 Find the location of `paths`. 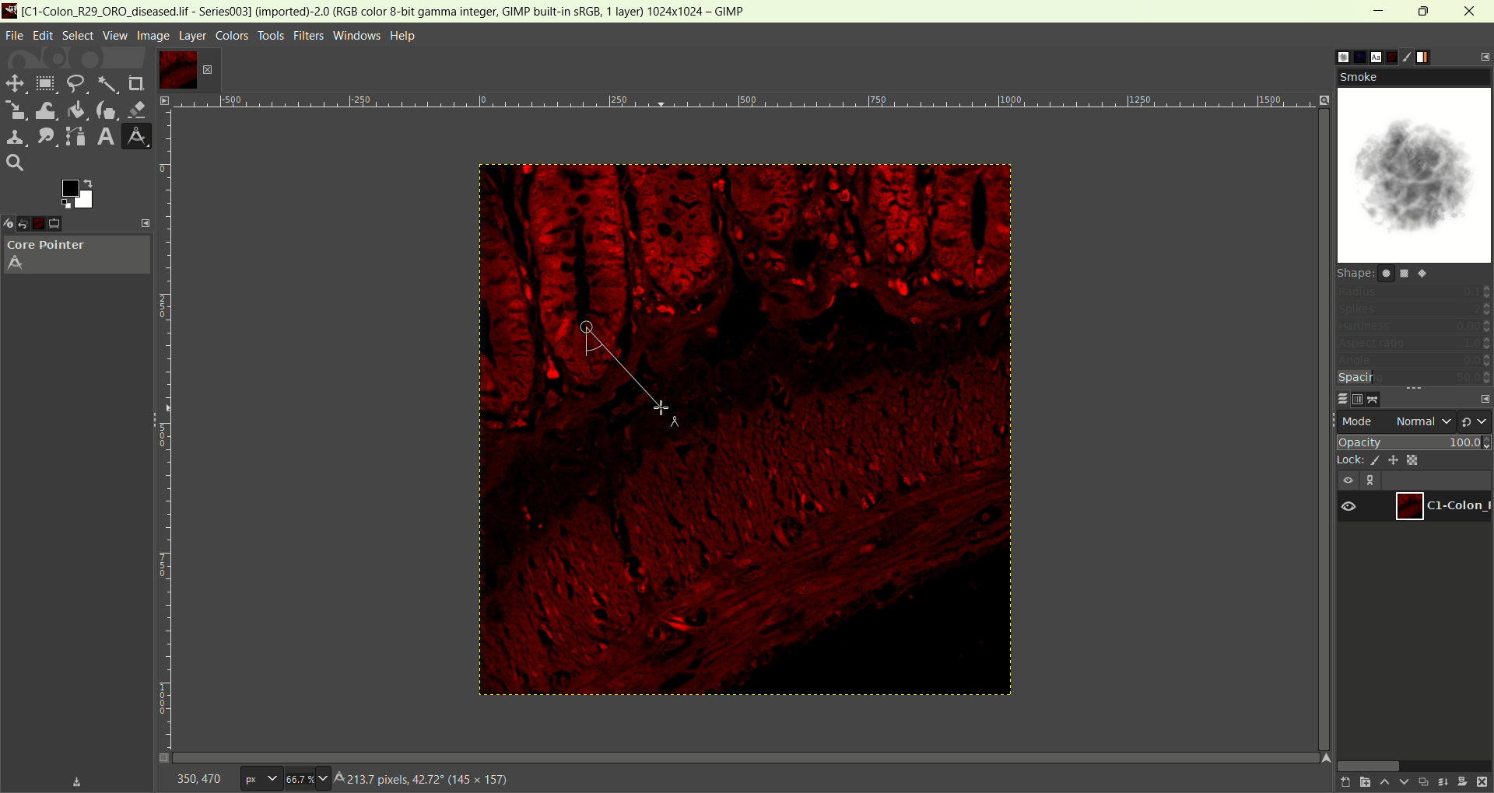

paths is located at coordinates (1377, 399).